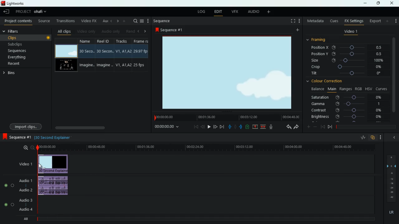 This screenshot has height=224, width=399. What do you see at coordinates (26, 126) in the screenshot?
I see `import clips` at bounding box center [26, 126].